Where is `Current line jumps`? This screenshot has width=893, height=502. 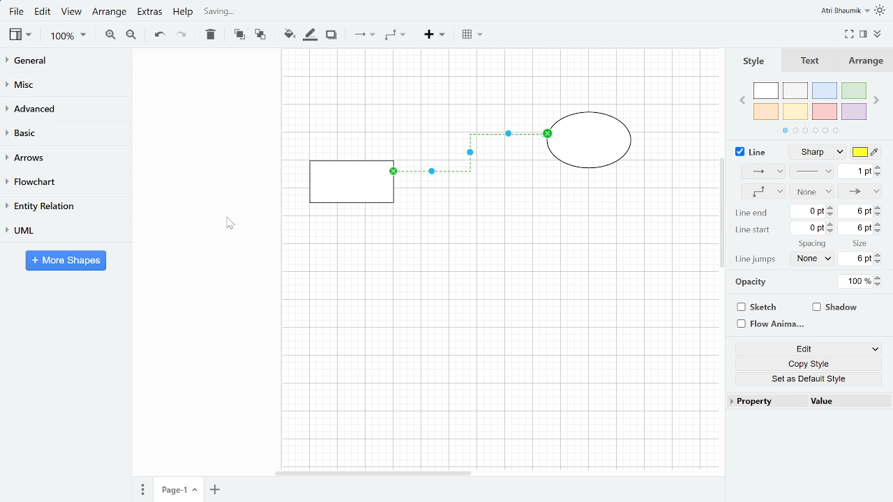 Current line jumps is located at coordinates (811, 259).